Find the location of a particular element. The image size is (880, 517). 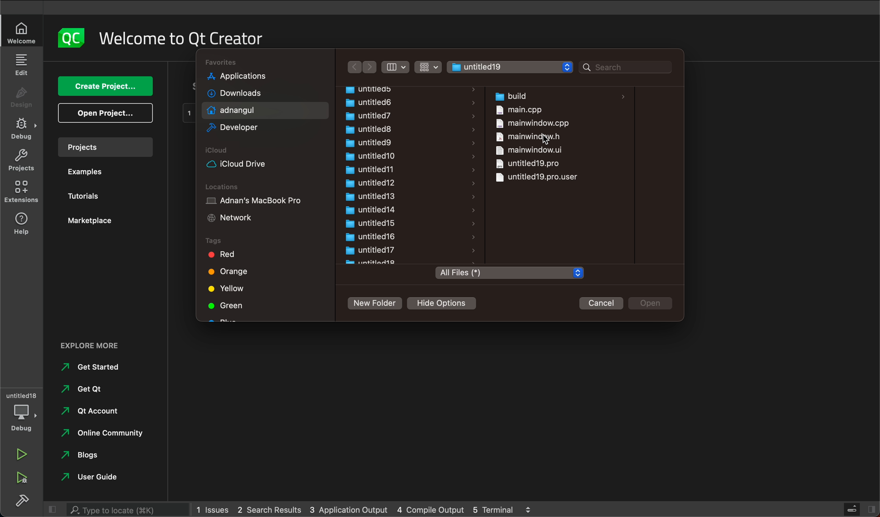

market place is located at coordinates (90, 220).